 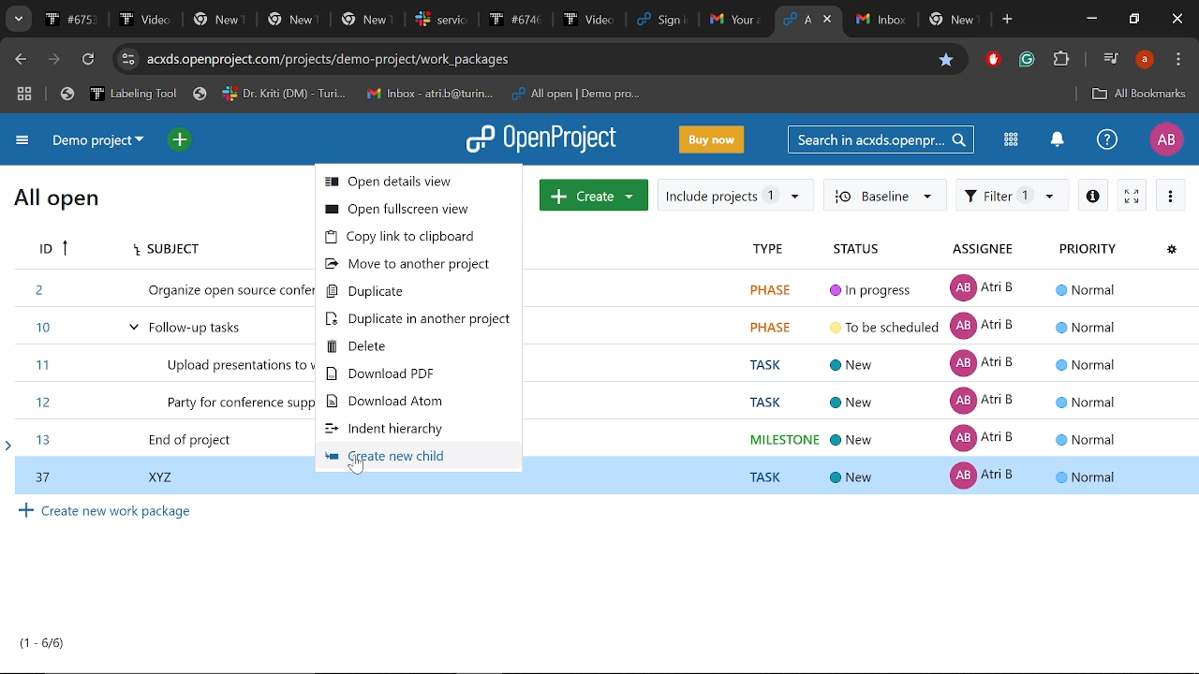 I want to click on Close, so click(x=1178, y=20).